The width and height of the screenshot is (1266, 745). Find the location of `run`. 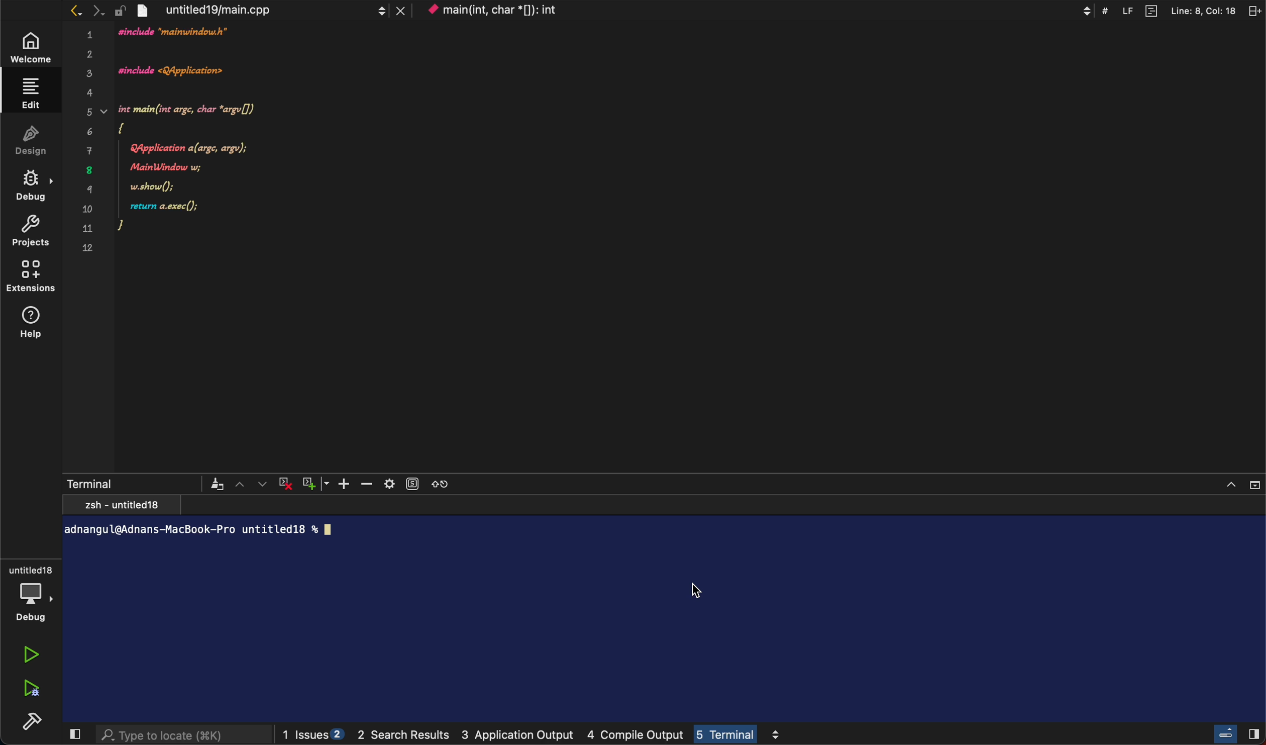

run is located at coordinates (31, 651).